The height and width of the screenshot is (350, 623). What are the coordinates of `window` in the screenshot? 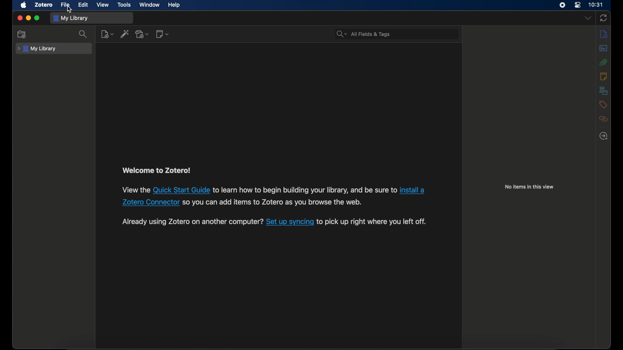 It's located at (150, 5).